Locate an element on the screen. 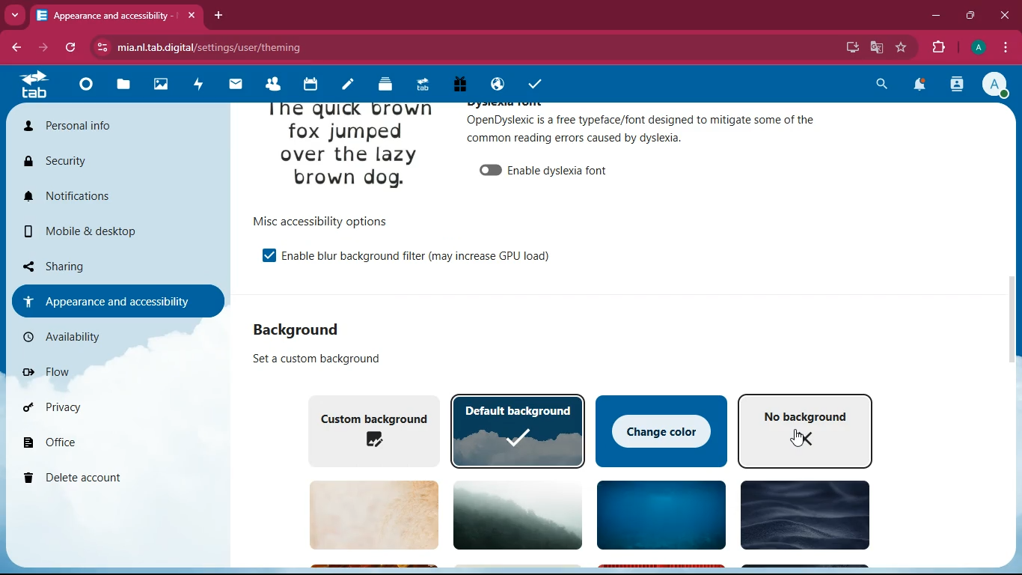 This screenshot has width=1022, height=575. background is located at coordinates (802, 517).